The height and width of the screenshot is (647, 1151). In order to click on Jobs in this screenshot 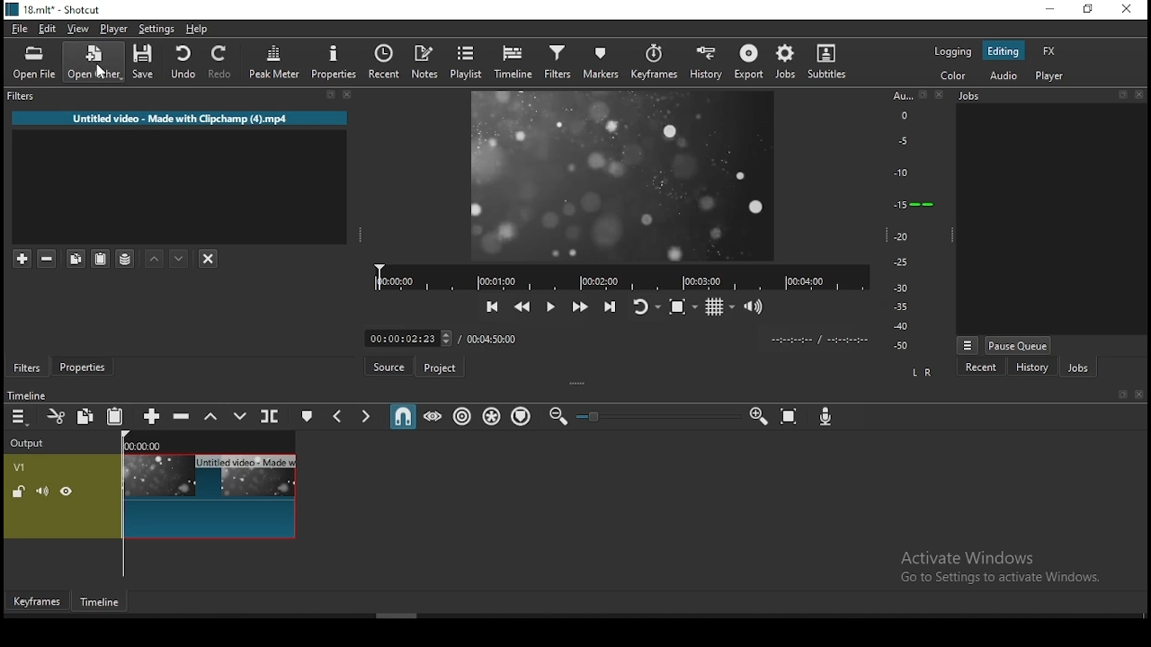, I will do `click(1048, 97)`.